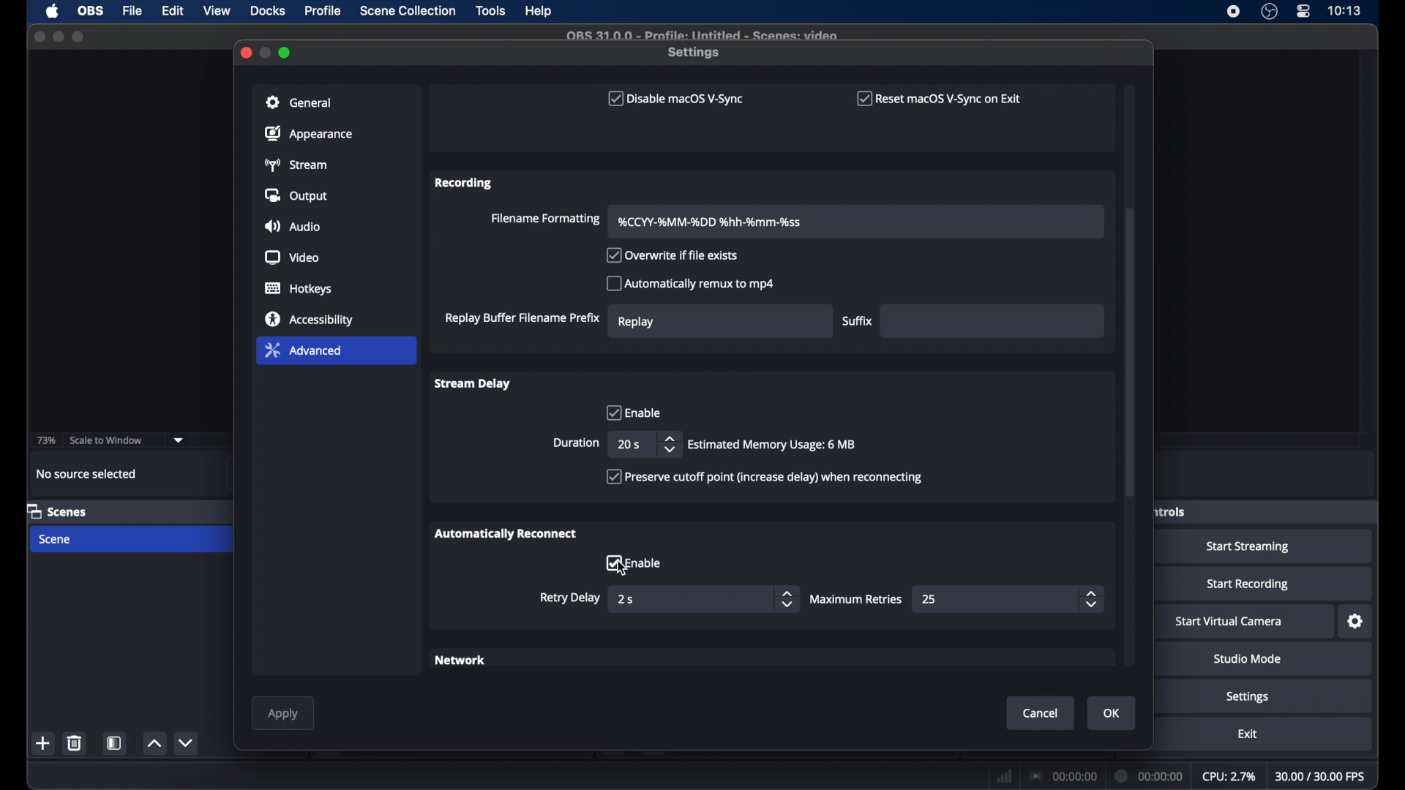  Describe the element at coordinates (711, 222) in the screenshot. I see `Filename format` at that location.